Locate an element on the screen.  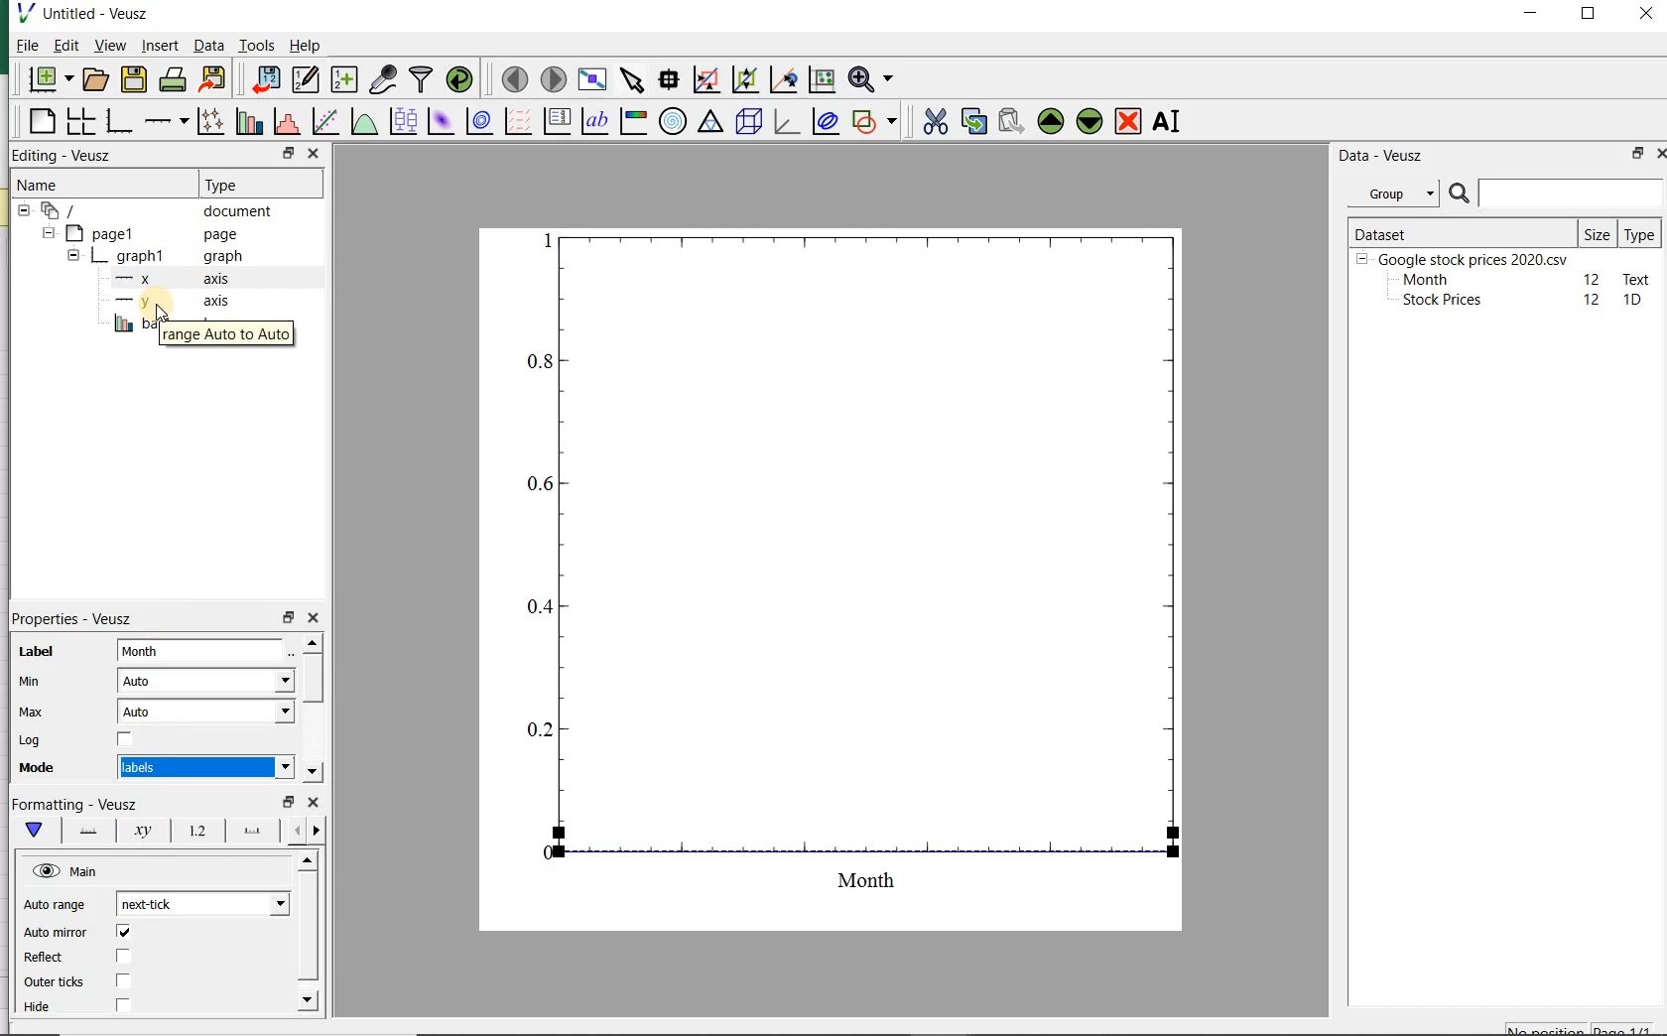
click to reset graph axes is located at coordinates (820, 80).